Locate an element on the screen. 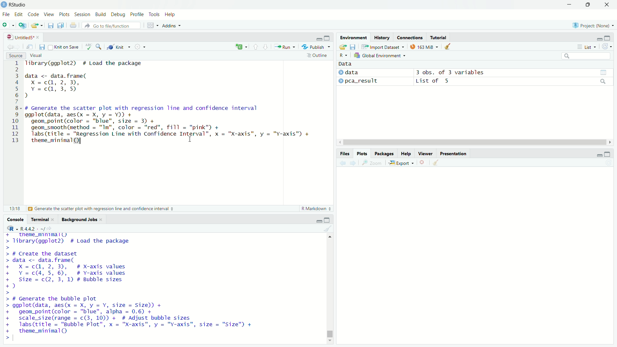  File is located at coordinates (6, 14).